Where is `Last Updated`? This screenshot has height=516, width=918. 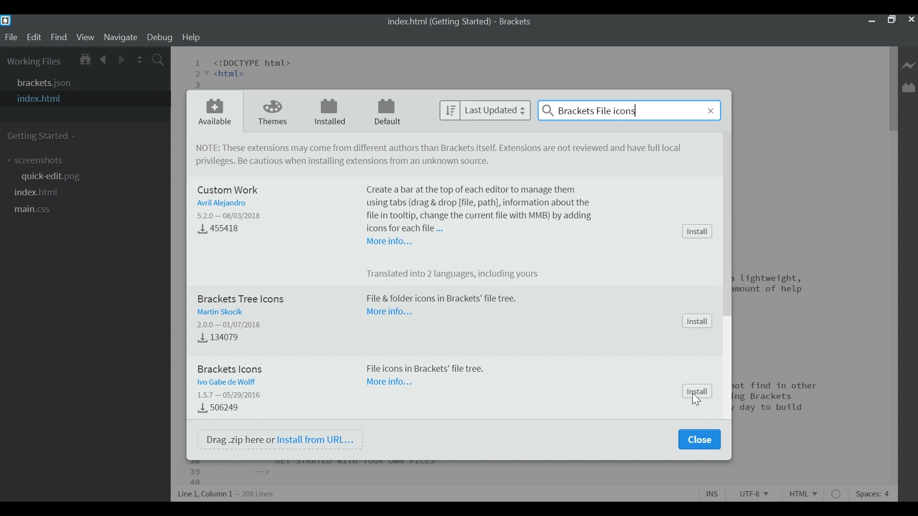
Last Updated is located at coordinates (484, 111).